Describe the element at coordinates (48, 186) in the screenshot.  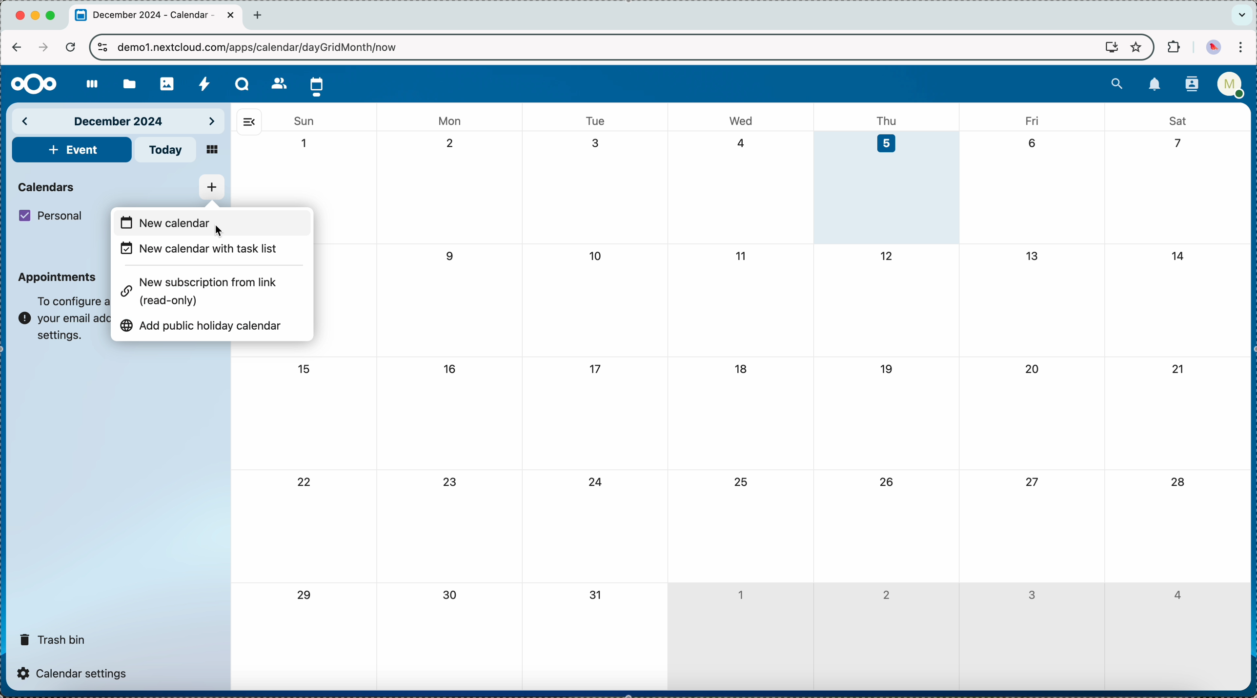
I see `calendars` at that location.